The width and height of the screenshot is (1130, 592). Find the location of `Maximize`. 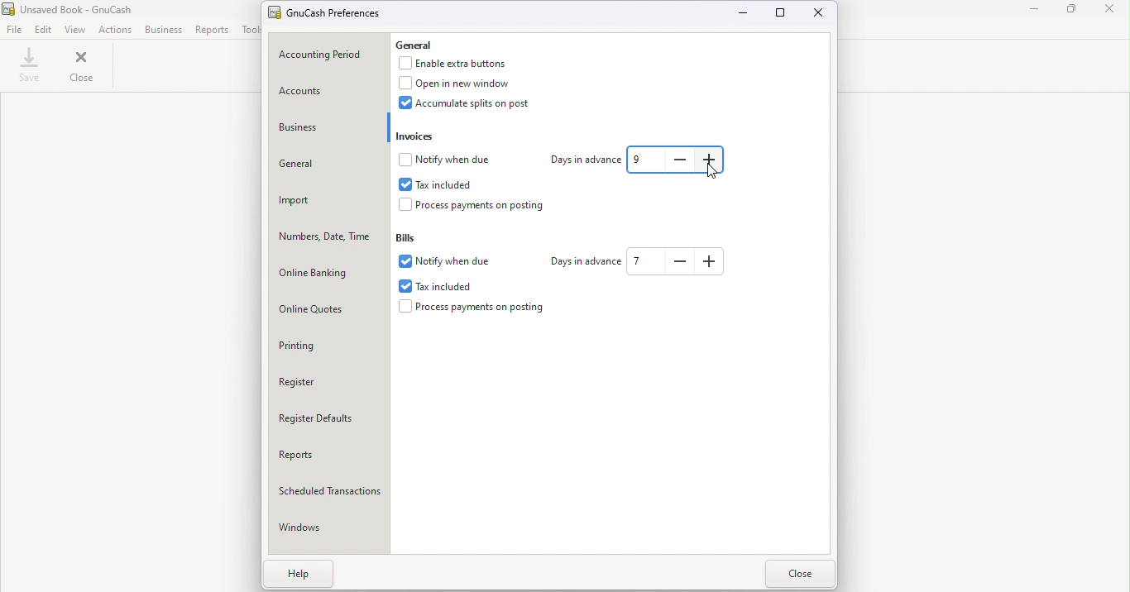

Maximize is located at coordinates (1072, 12).